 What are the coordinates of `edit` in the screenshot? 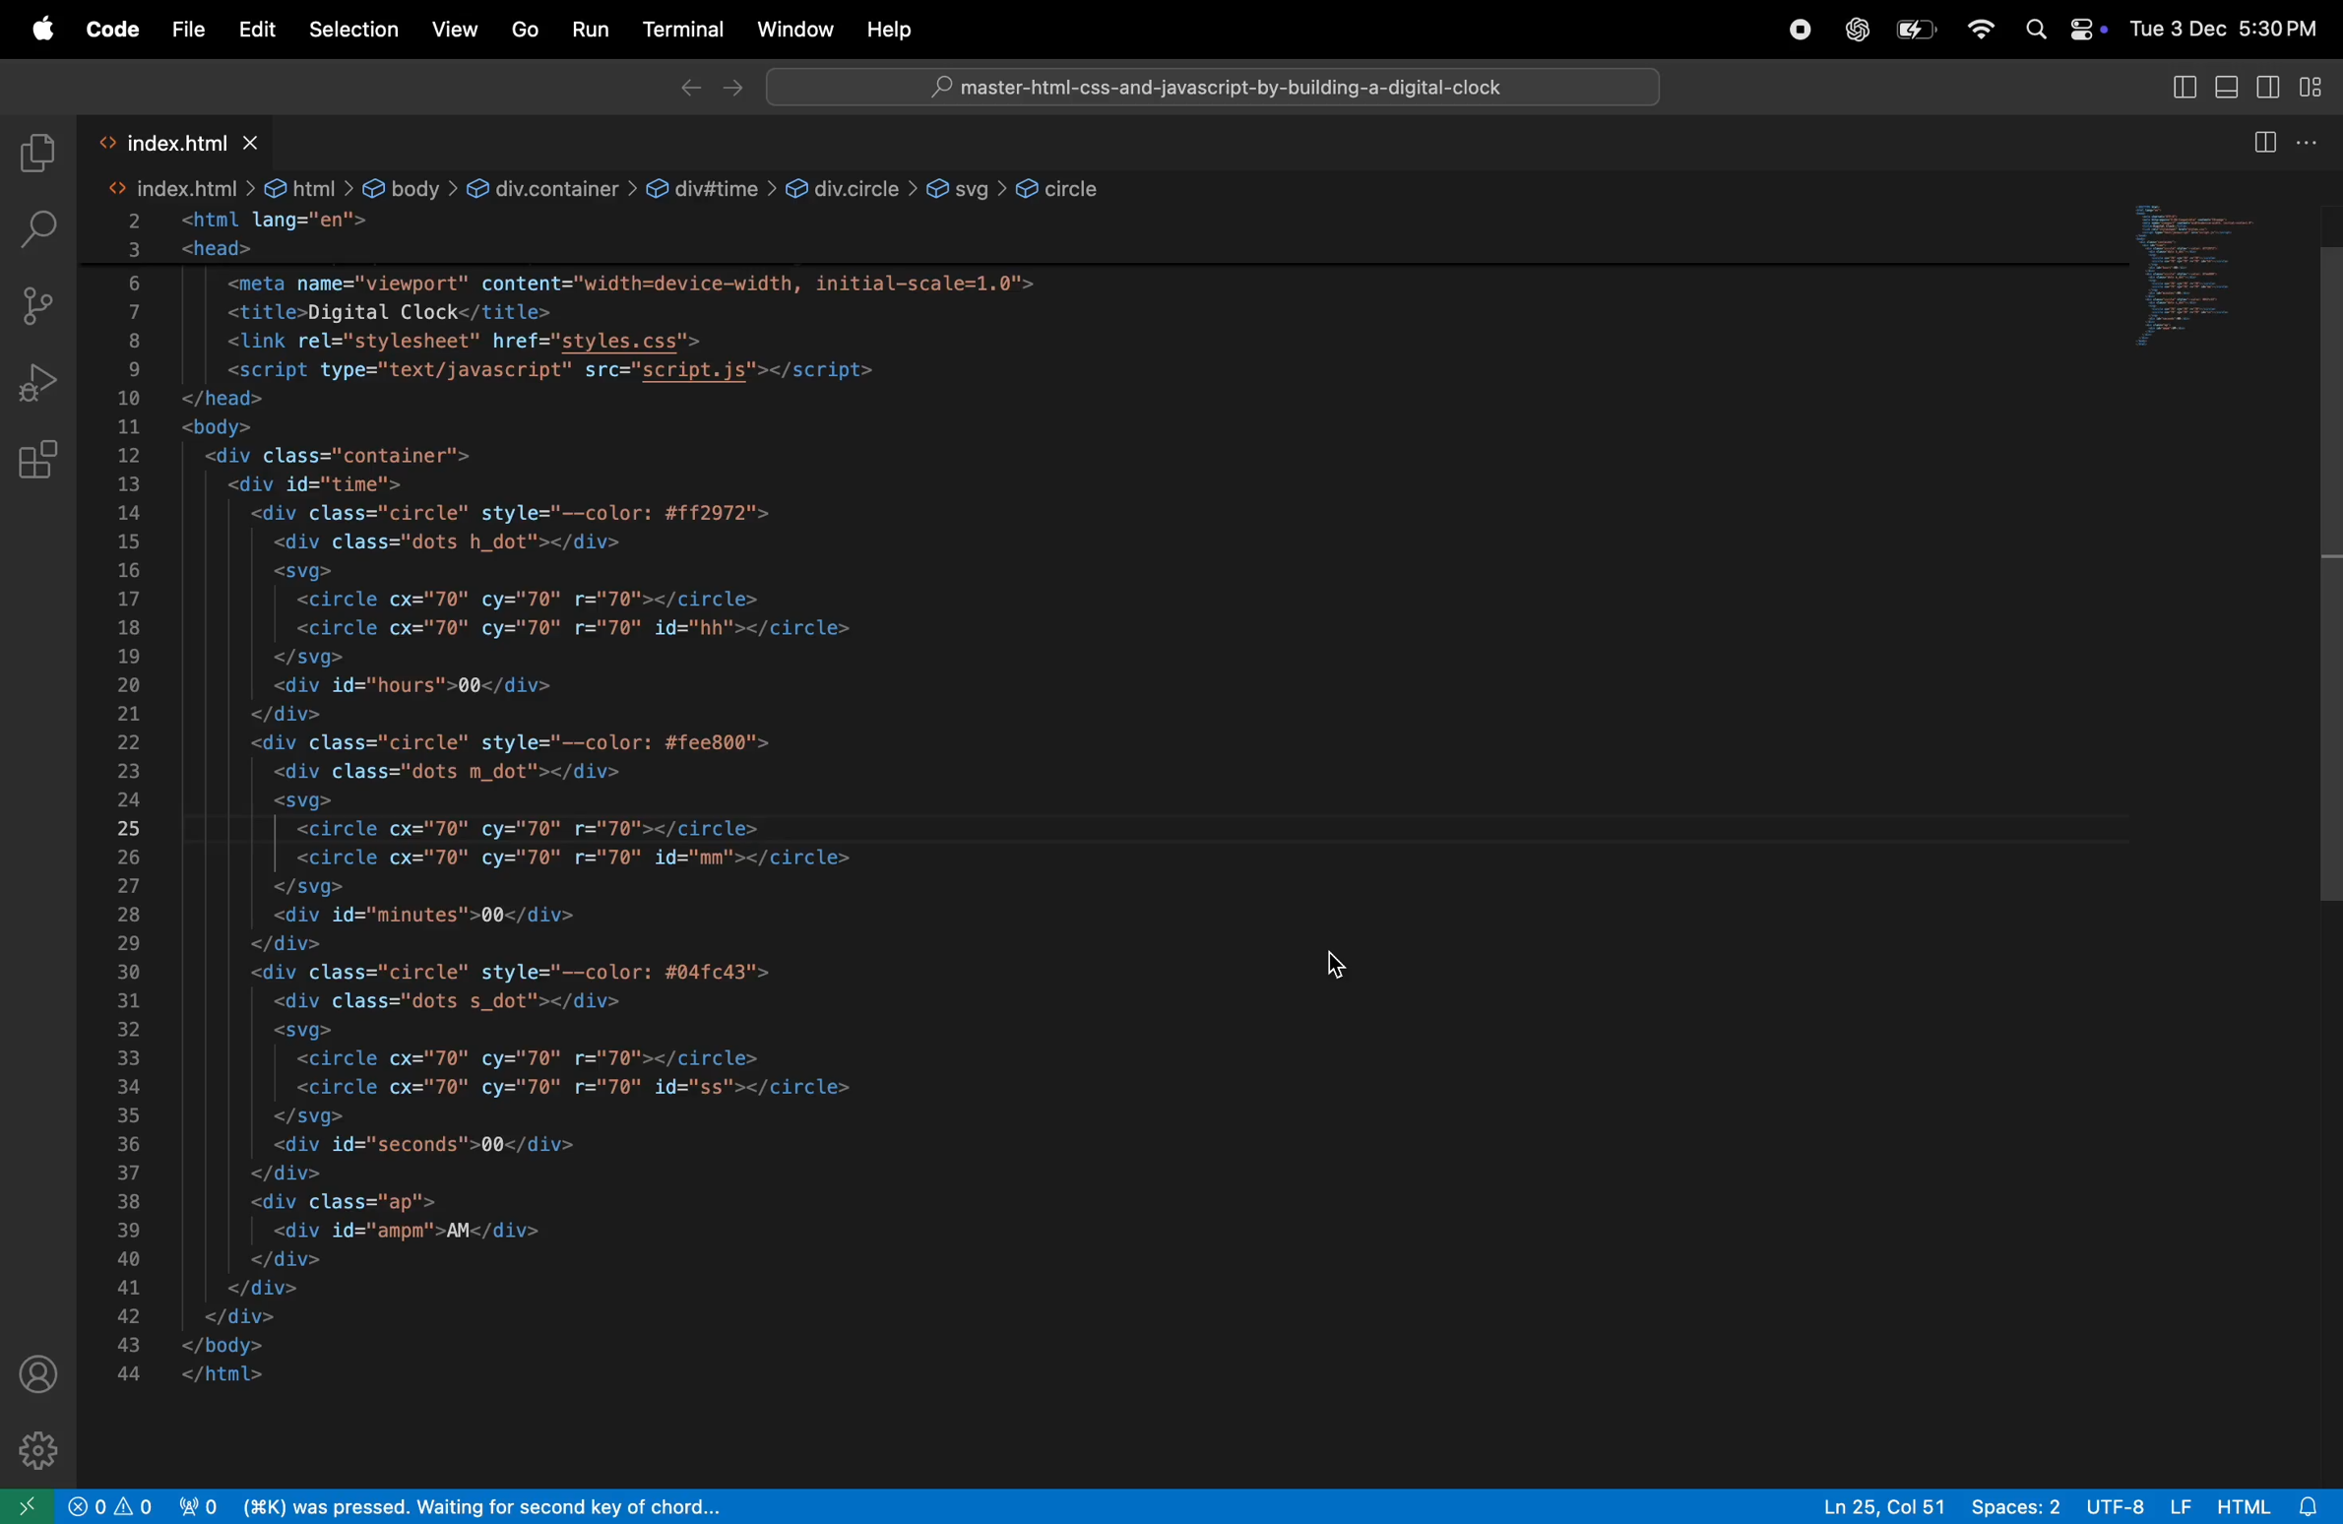 It's located at (255, 30).